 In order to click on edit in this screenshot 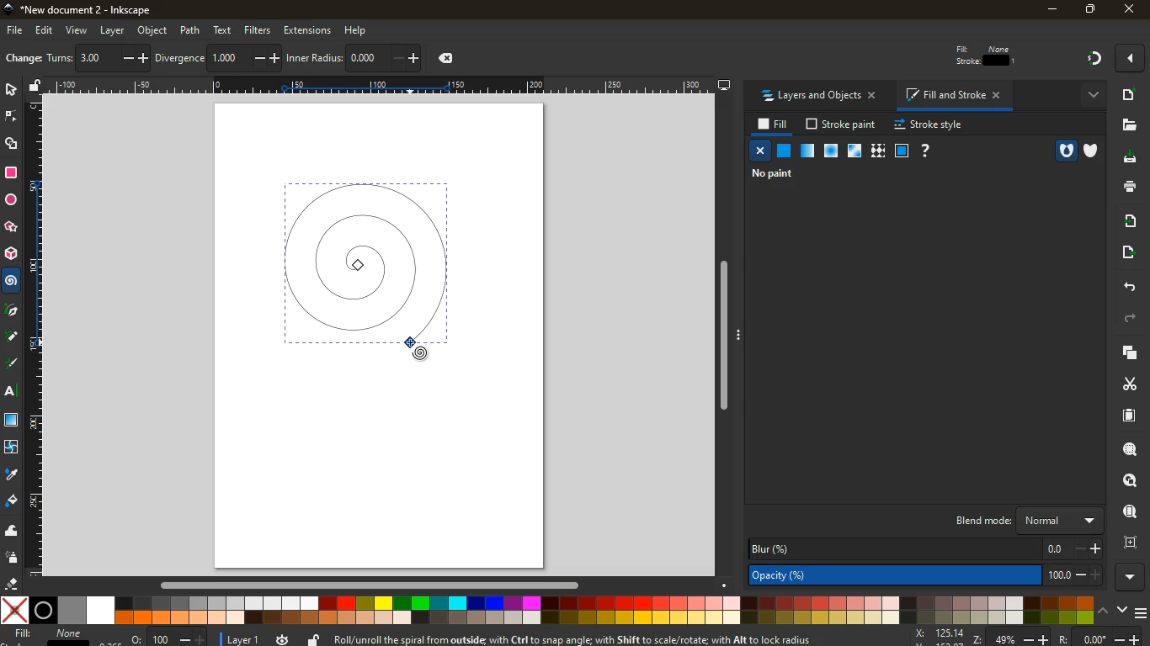, I will do `click(1131, 56)`.